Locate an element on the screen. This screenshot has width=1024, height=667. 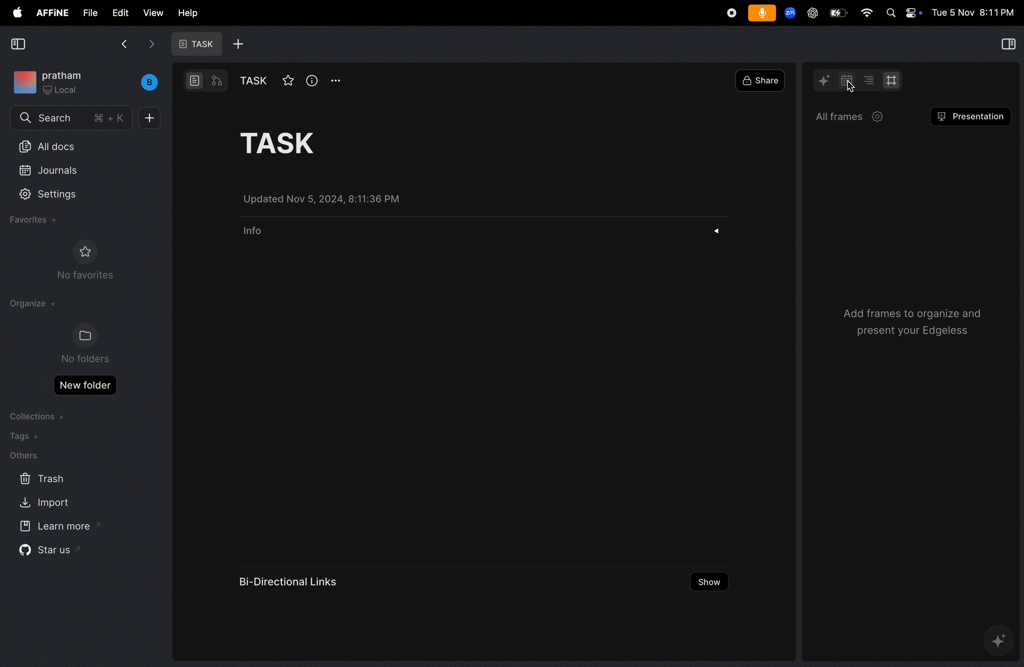
date and time is located at coordinates (973, 12).